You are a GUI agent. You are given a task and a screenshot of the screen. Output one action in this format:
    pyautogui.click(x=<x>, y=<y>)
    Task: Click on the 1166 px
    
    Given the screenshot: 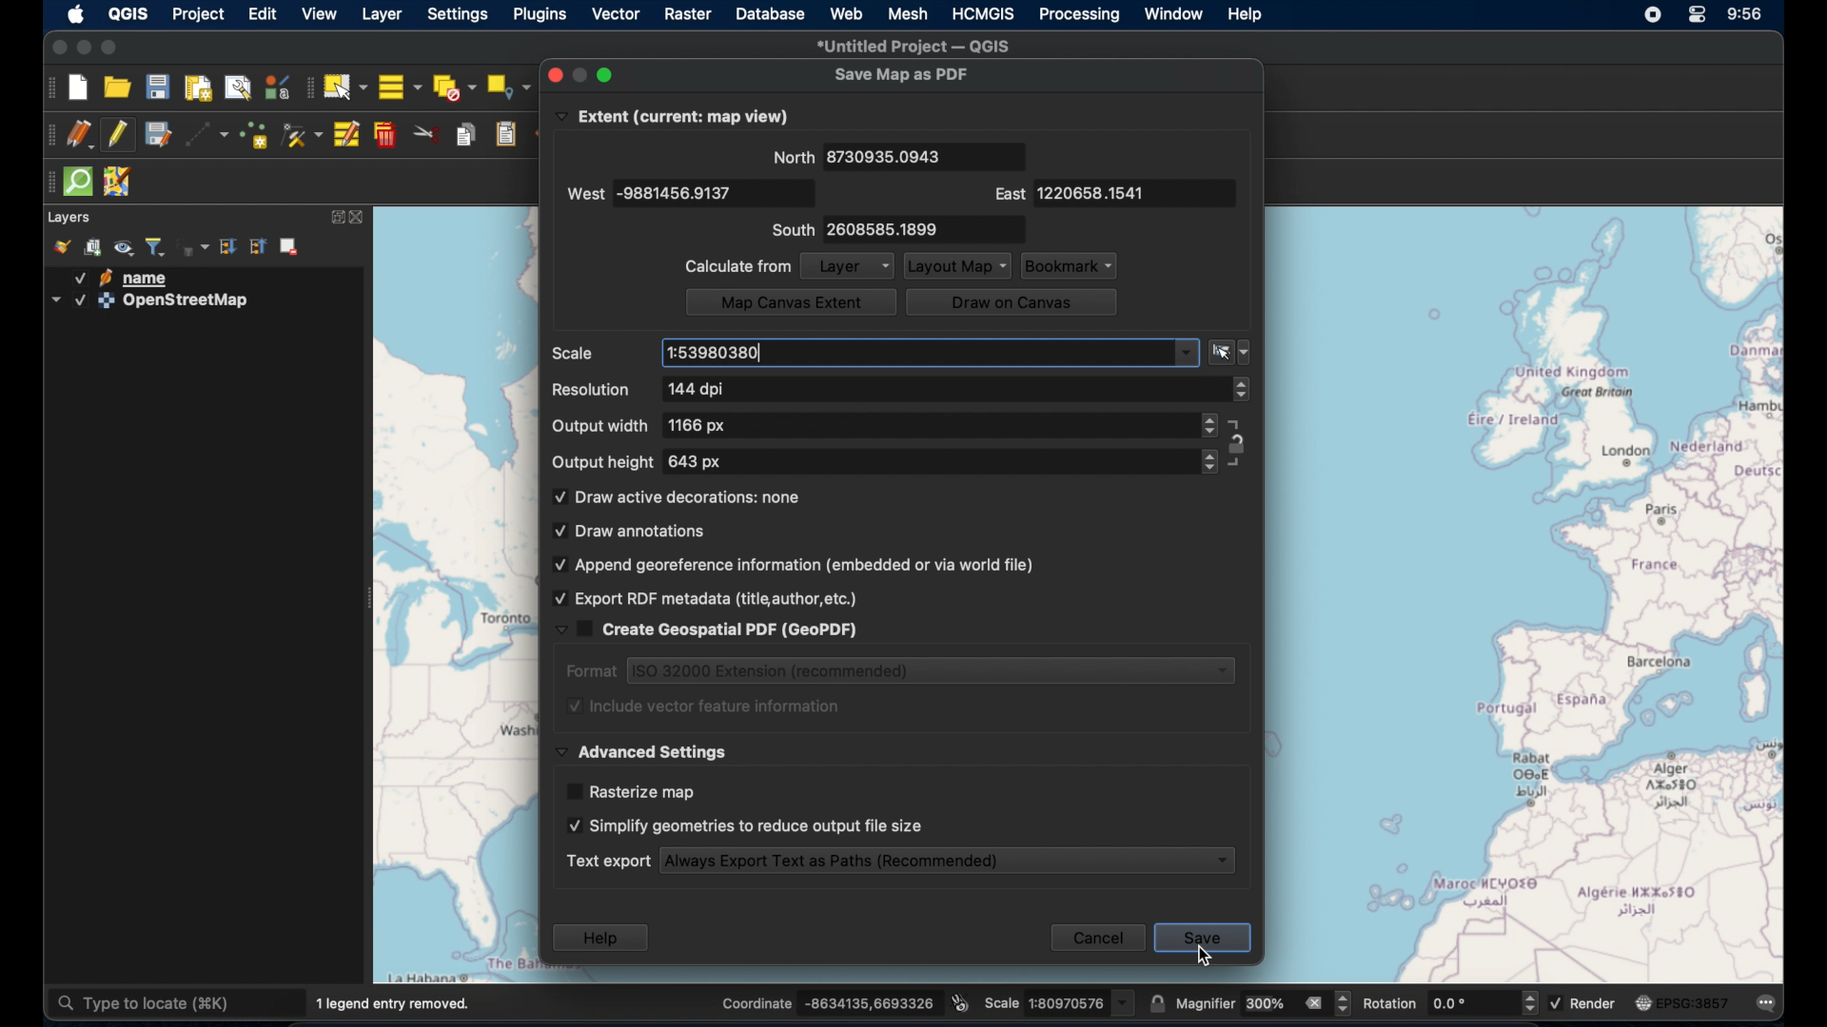 What is the action you would take?
    pyautogui.click(x=694, y=426)
    